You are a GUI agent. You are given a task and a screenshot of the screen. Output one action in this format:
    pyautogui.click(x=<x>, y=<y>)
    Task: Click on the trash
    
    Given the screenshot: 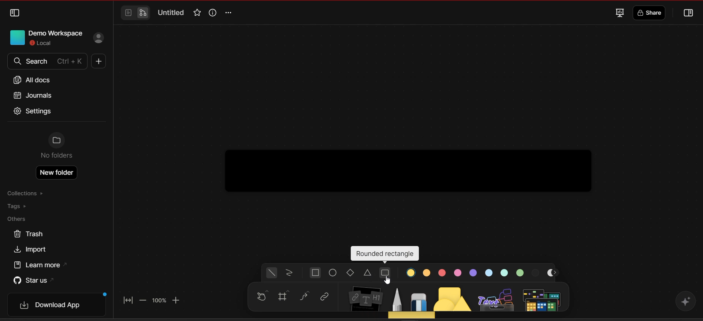 What is the action you would take?
    pyautogui.click(x=28, y=234)
    